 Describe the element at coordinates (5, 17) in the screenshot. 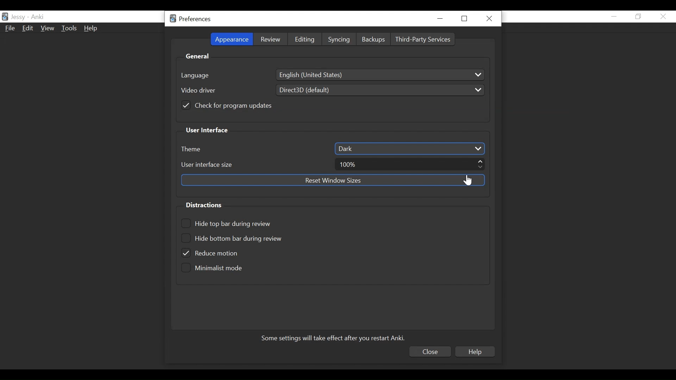

I see `Anki Desktop Icon` at that location.